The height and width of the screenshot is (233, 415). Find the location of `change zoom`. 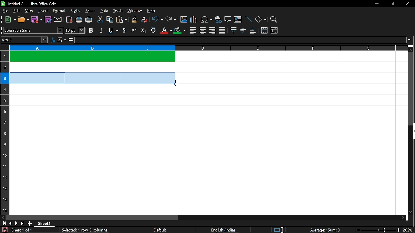

change zoom is located at coordinates (377, 230).